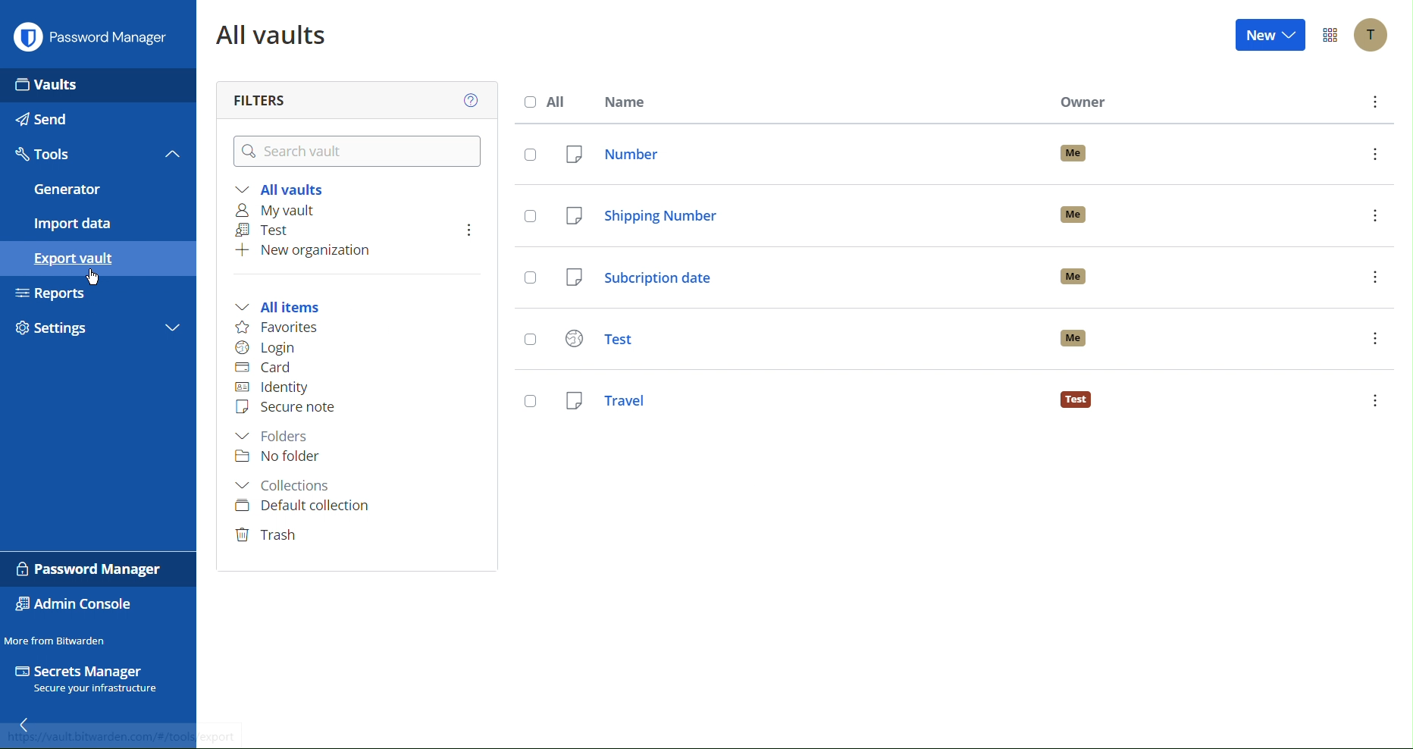 The image size is (1413, 749). Describe the element at coordinates (48, 86) in the screenshot. I see `Vaults` at that location.